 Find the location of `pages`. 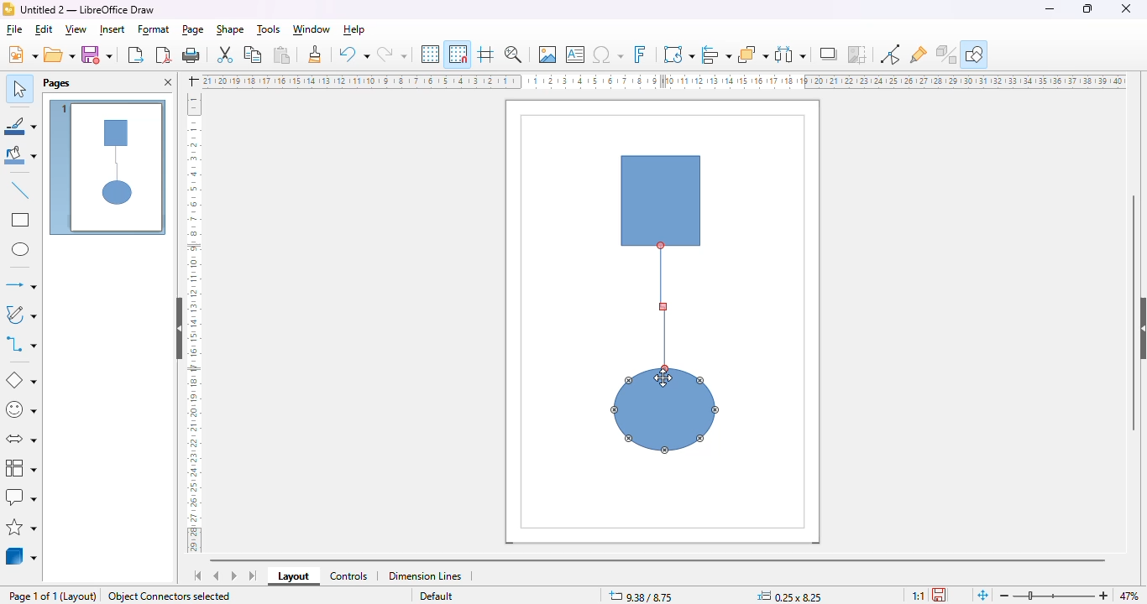

pages is located at coordinates (56, 82).